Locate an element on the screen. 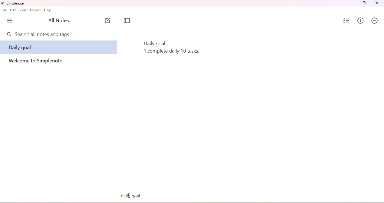 This screenshot has width=384, height=203. toggle focus mode is located at coordinates (128, 21).